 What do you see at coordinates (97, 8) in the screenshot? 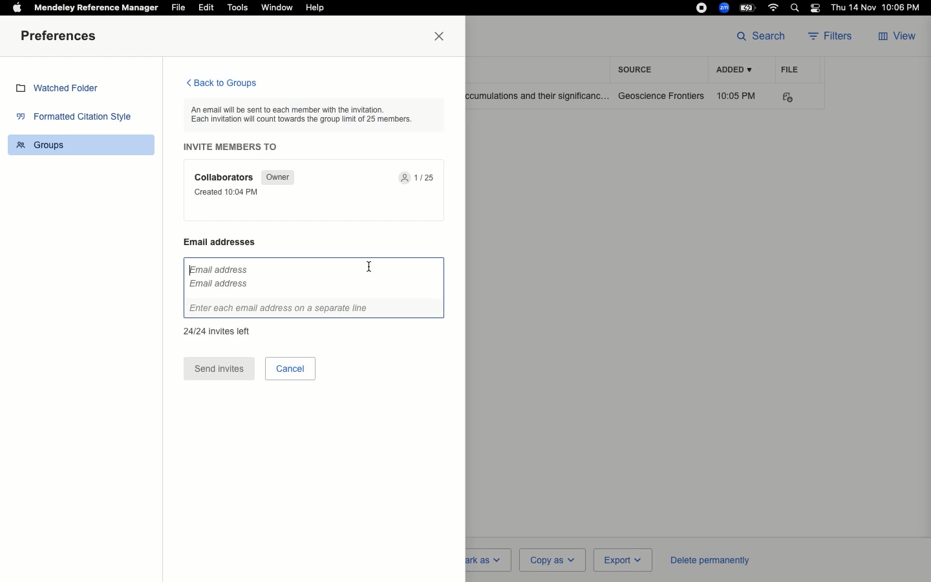
I see `Mendeley reference manager` at bounding box center [97, 8].